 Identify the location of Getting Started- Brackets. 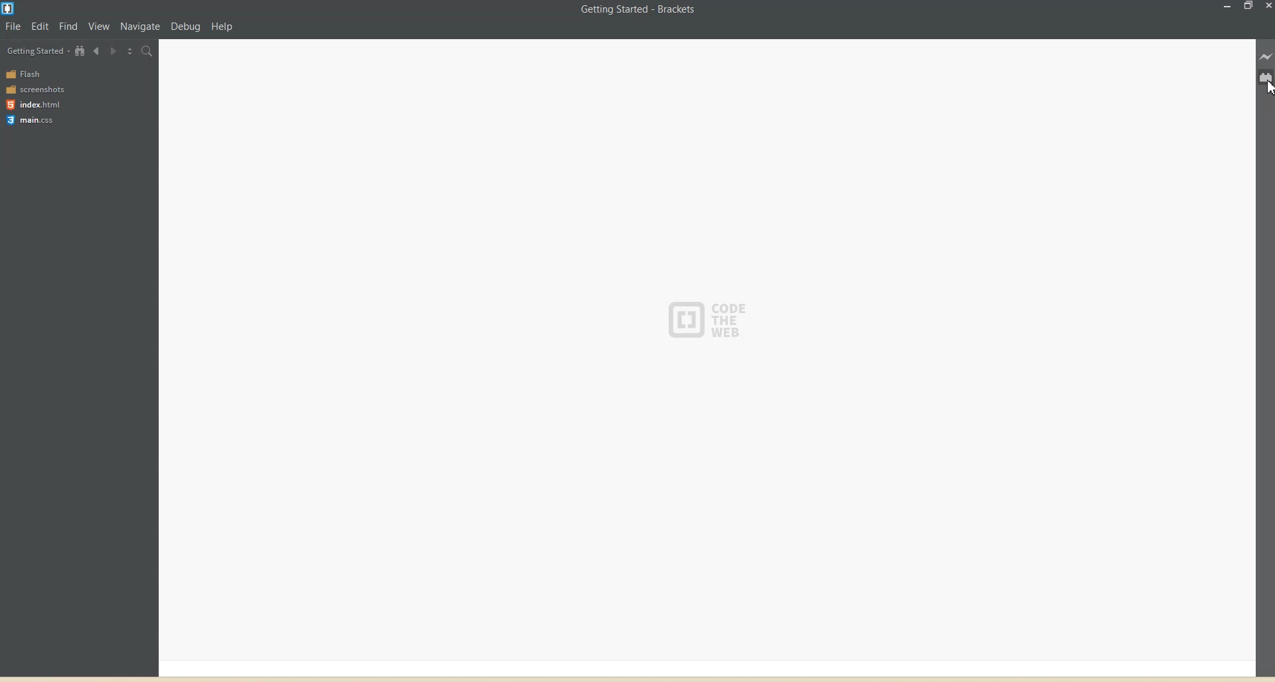
(637, 10).